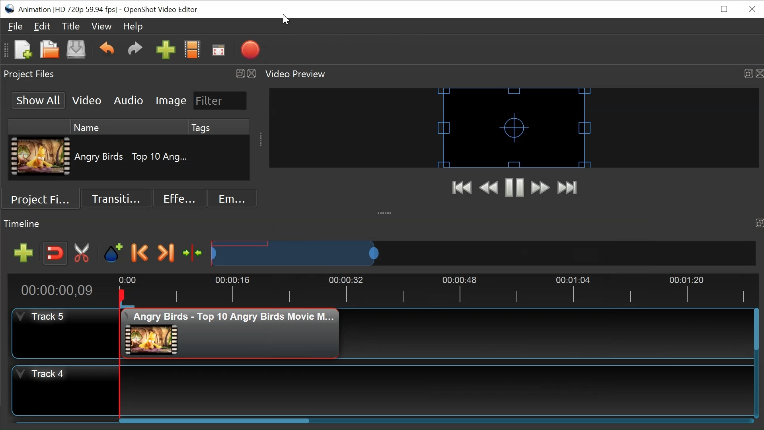 This screenshot has width=764, height=430. Describe the element at coordinates (696, 9) in the screenshot. I see `minimize` at that location.